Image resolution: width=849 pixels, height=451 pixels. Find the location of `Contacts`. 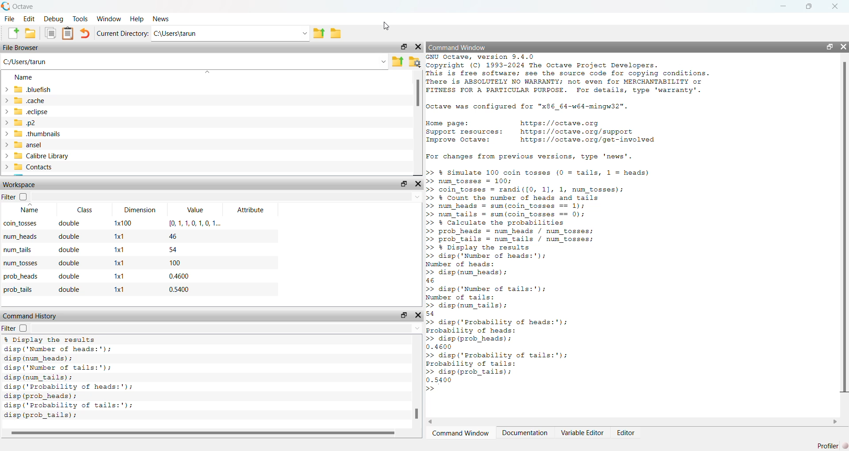

Contacts is located at coordinates (29, 167).